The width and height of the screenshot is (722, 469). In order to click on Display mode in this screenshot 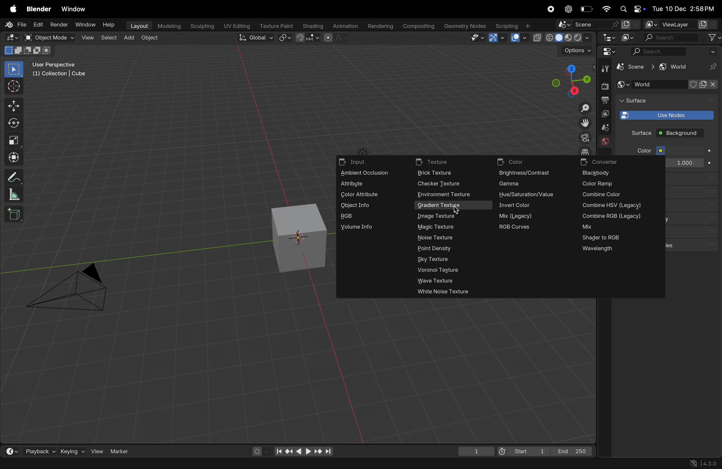, I will do `click(628, 37)`.